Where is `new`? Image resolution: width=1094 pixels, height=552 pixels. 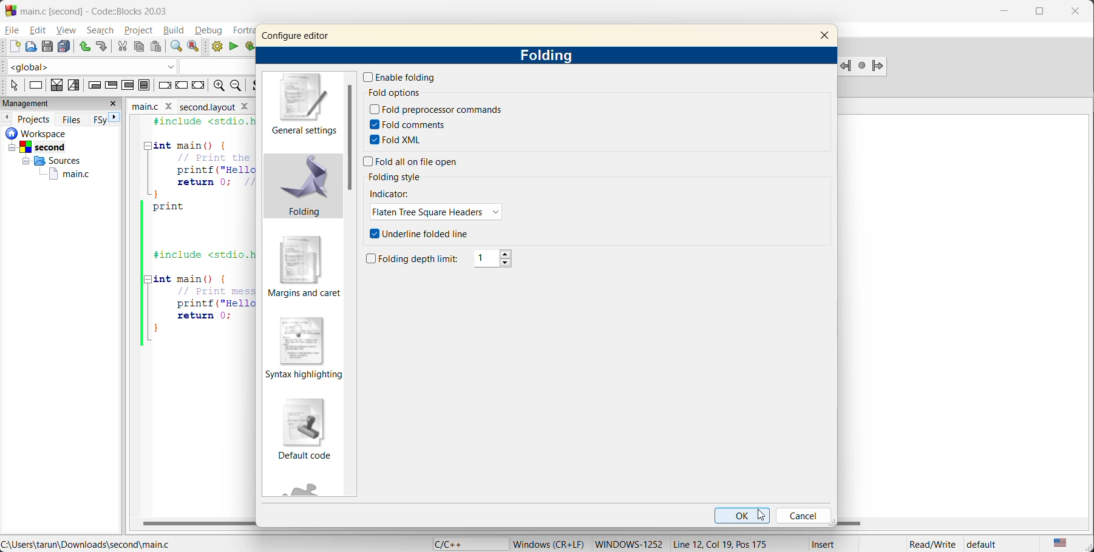 new is located at coordinates (11, 47).